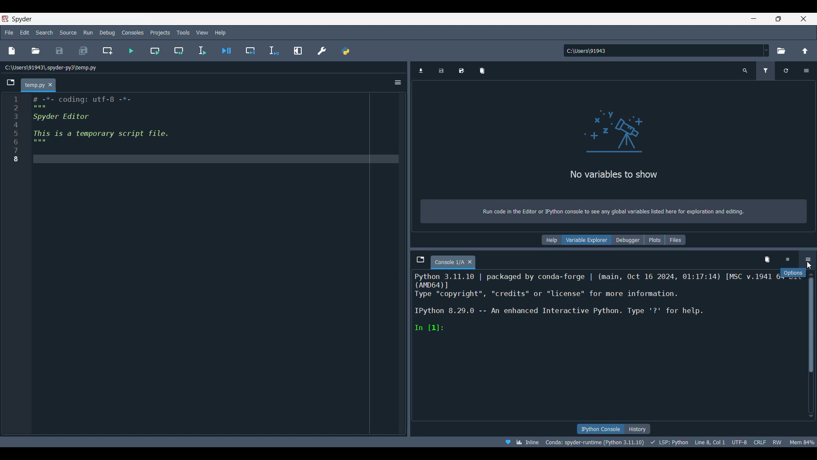  What do you see at coordinates (587, 240) in the screenshot?
I see `Variable explorer` at bounding box center [587, 240].